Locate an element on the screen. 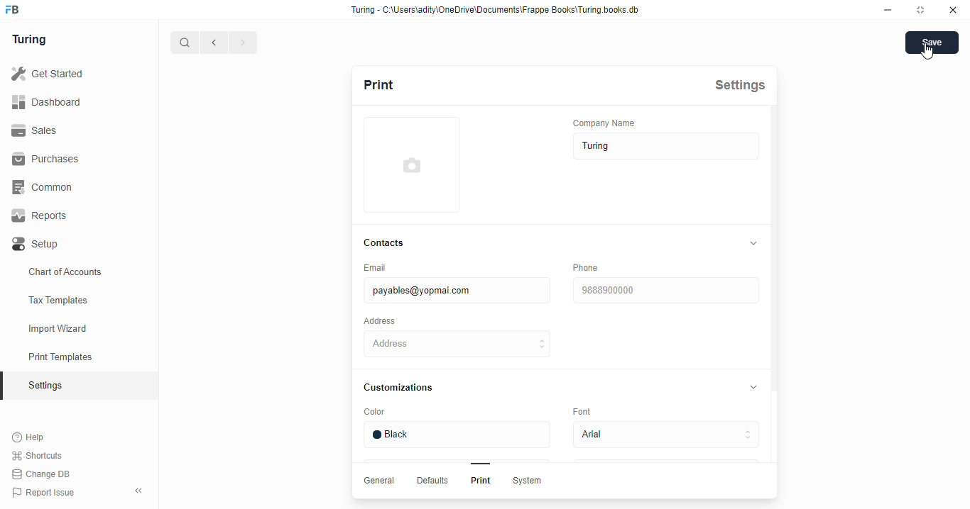 The image size is (970, 509). Settings is located at coordinates (745, 84).